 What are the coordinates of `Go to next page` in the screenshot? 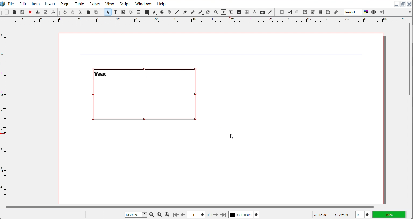 It's located at (213, 215).